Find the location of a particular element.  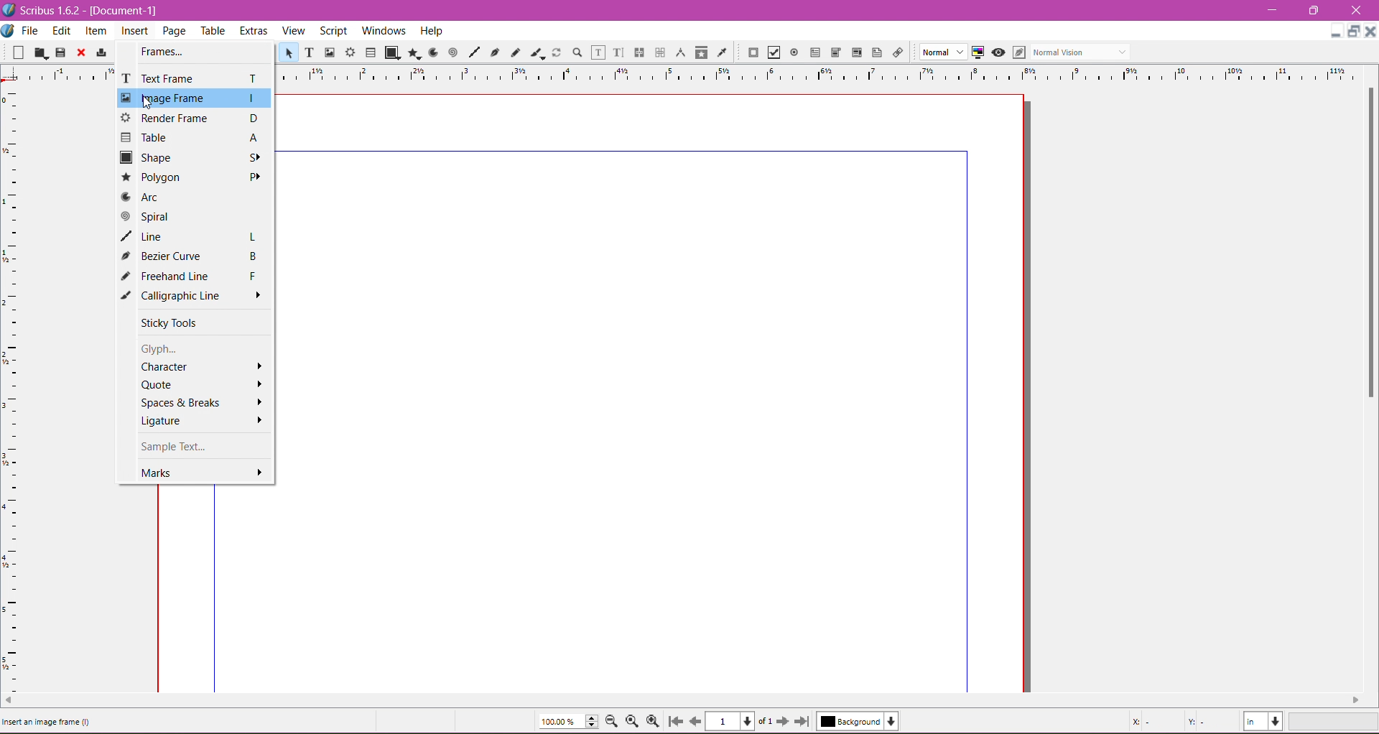

Shape is located at coordinates (193, 157).